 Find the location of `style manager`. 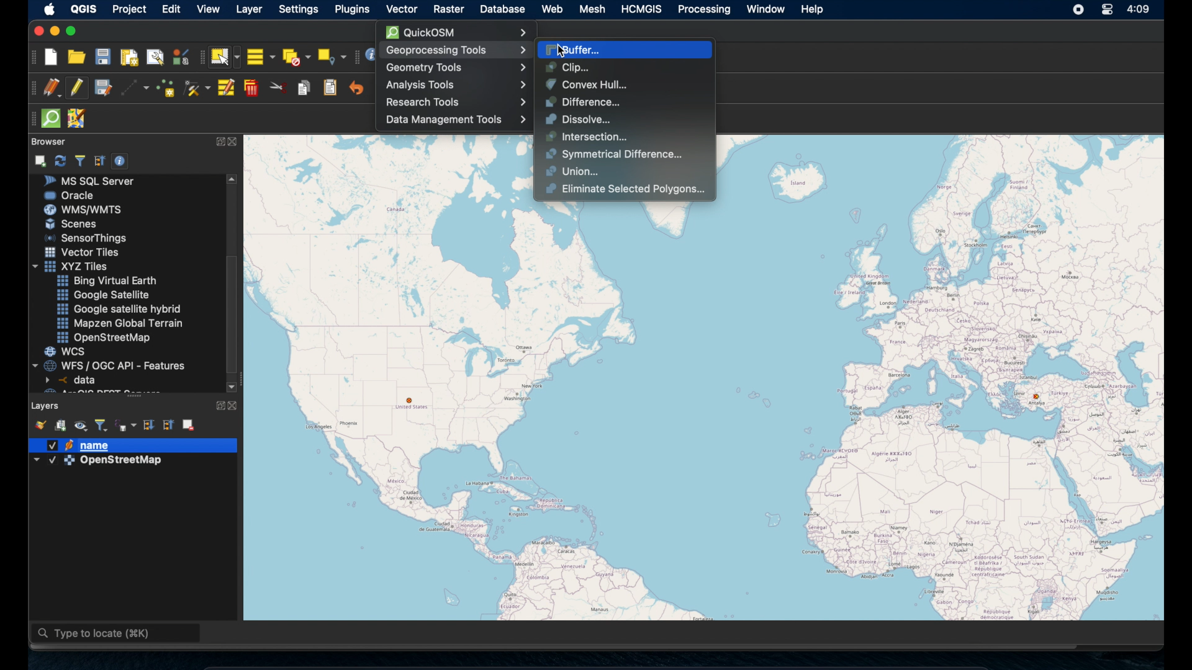

style manager is located at coordinates (180, 56).